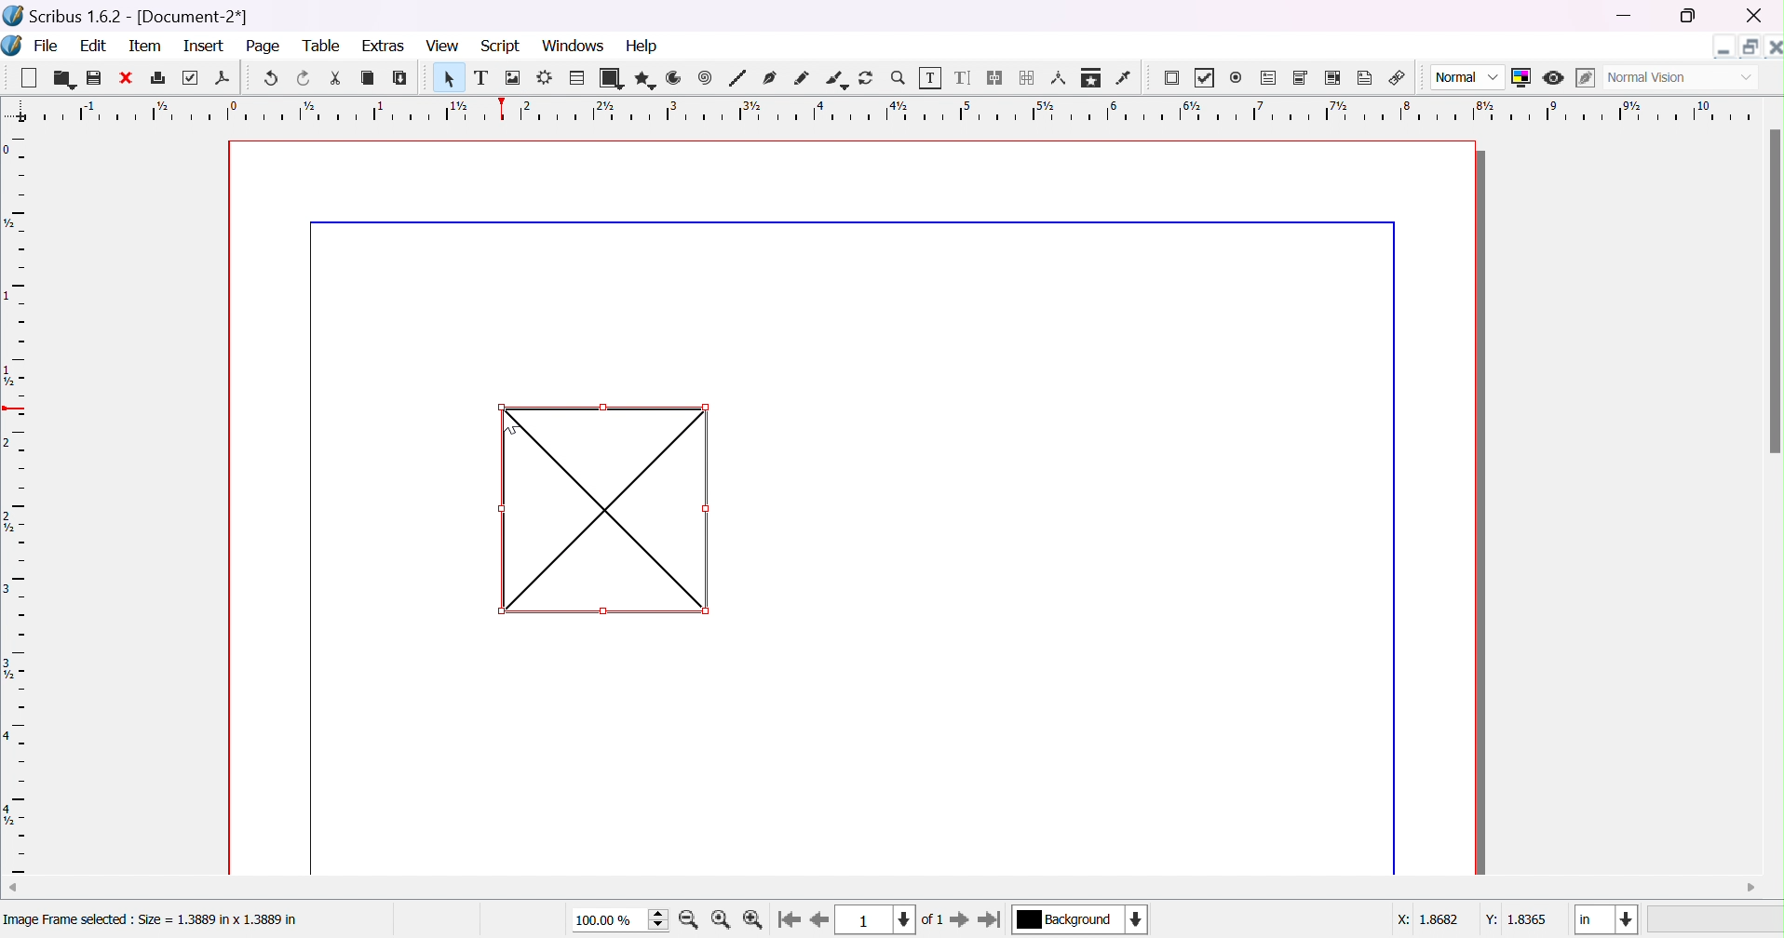 The image size is (1784, 938). I want to click on insert, so click(207, 47).